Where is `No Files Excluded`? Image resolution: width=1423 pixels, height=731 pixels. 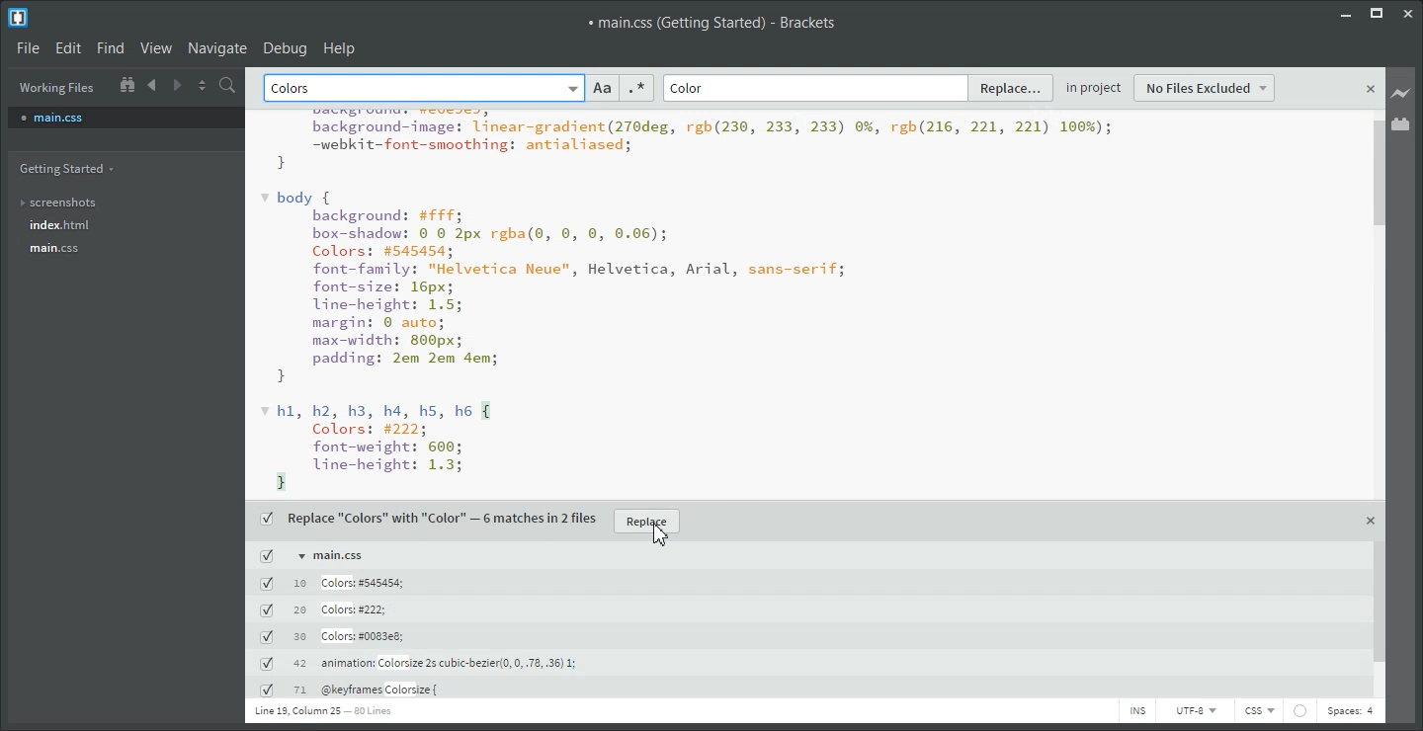
No Files Excluded is located at coordinates (1206, 88).